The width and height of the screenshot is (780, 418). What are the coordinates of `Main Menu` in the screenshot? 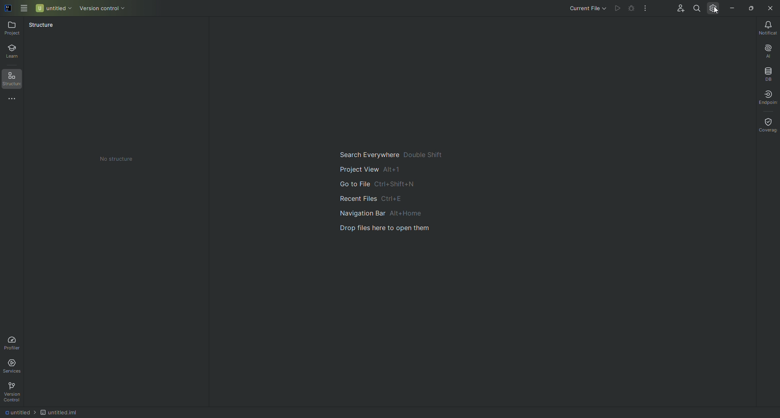 It's located at (25, 9).